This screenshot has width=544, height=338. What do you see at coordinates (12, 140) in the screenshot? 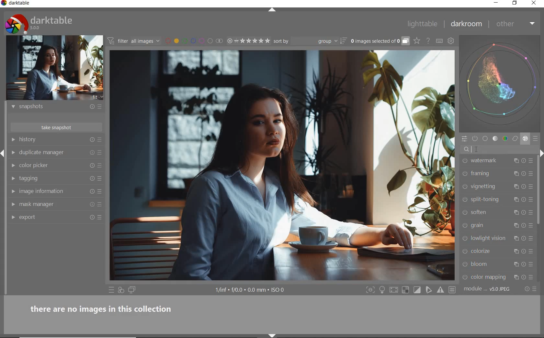
I see `show module` at bounding box center [12, 140].